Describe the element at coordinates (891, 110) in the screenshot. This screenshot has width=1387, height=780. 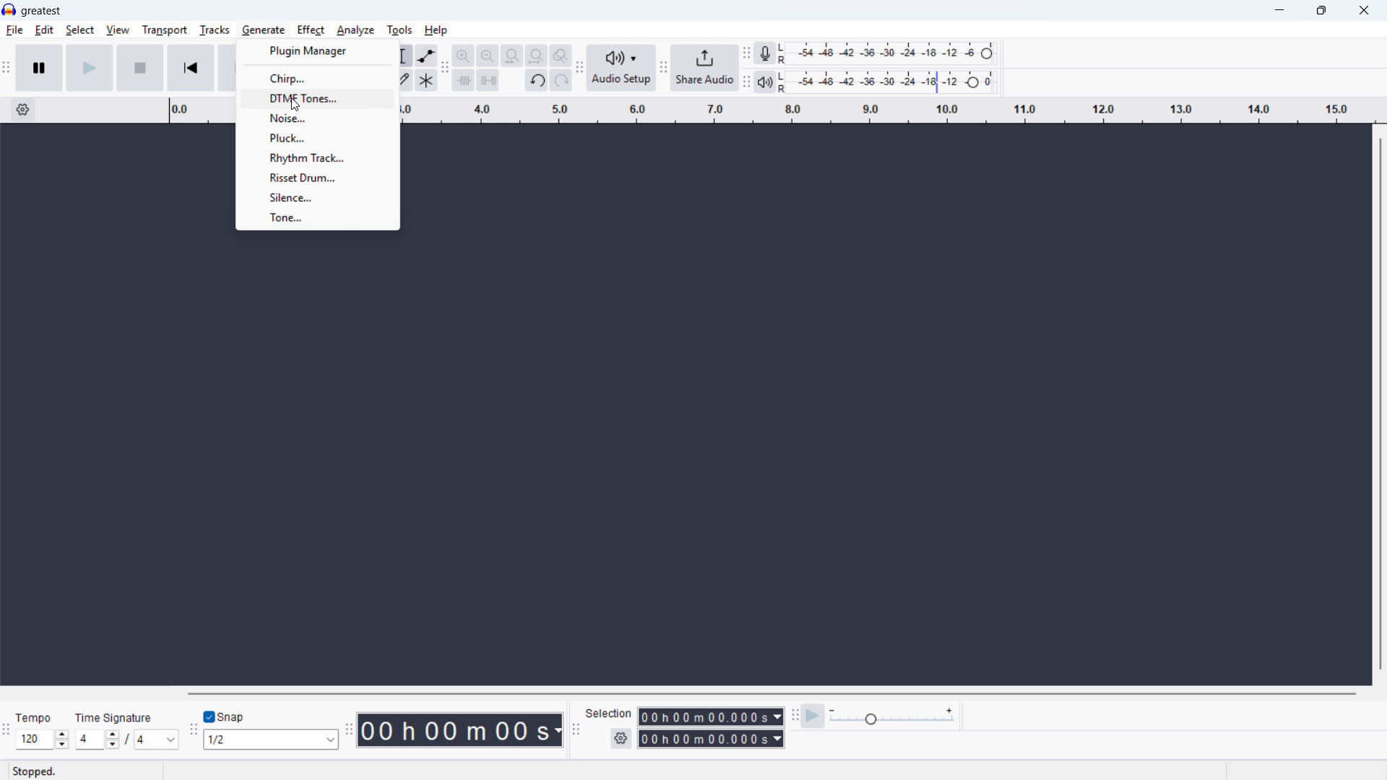
I see `timeline` at that location.